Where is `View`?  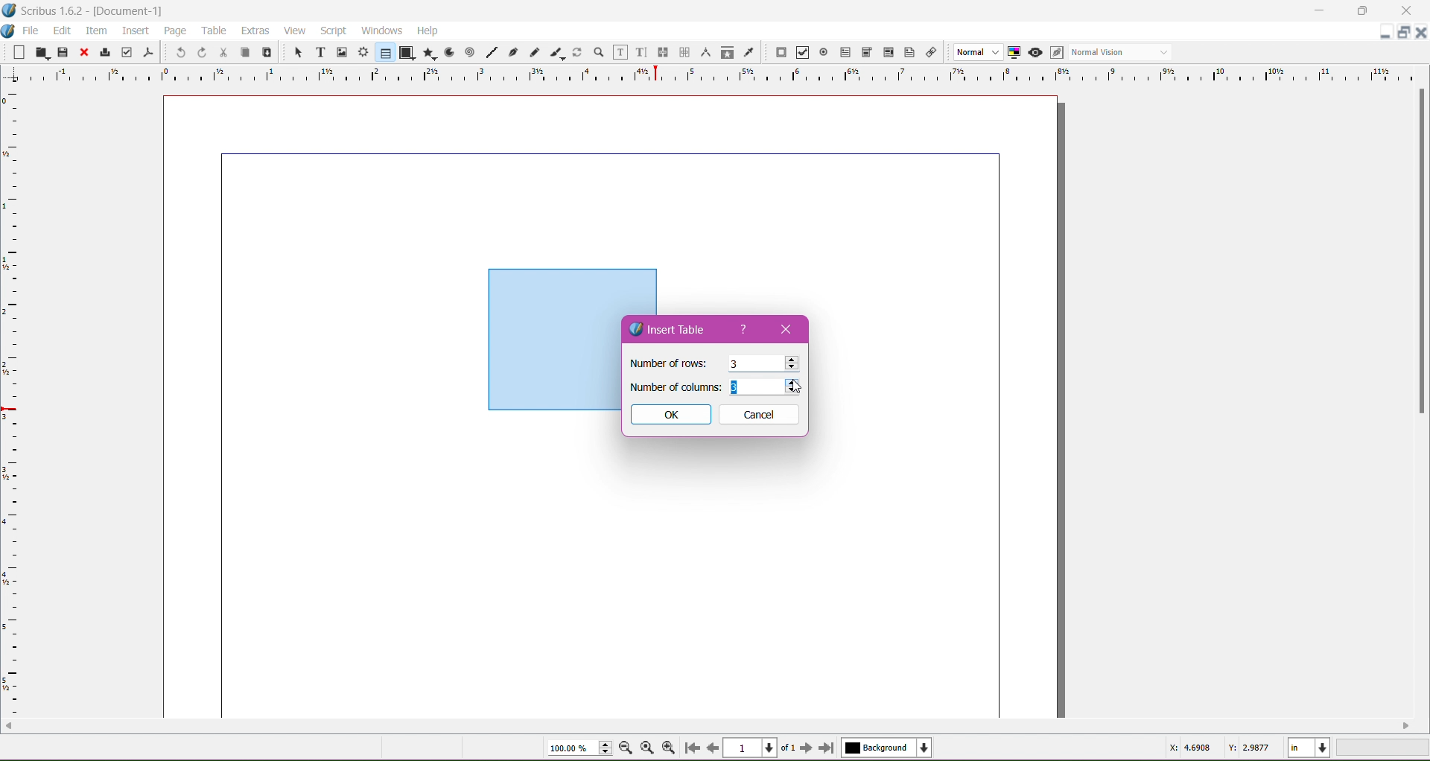 View is located at coordinates (295, 30).